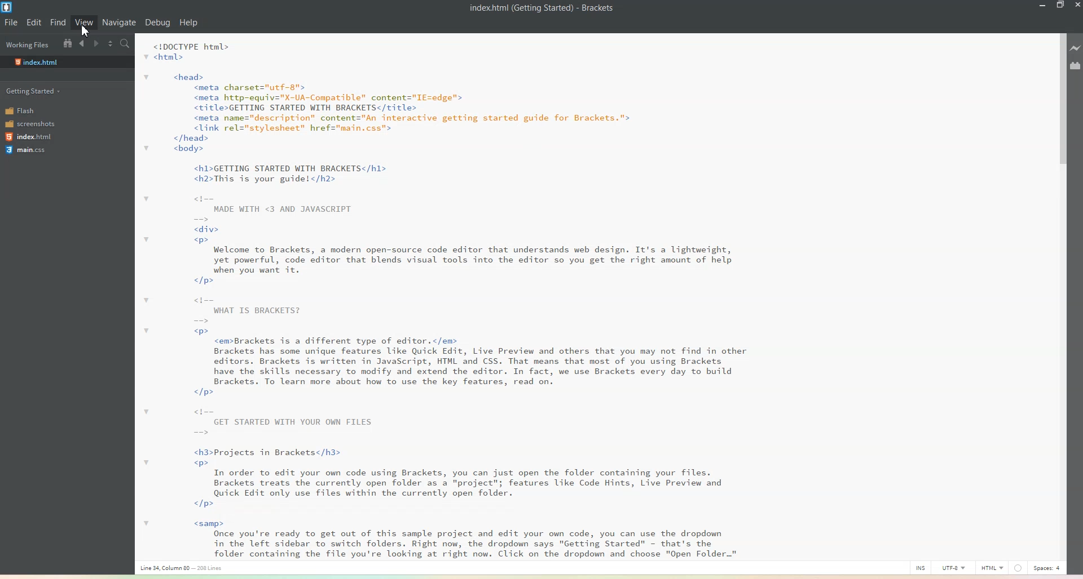 Image resolution: width=1083 pixels, height=579 pixels. Describe the element at coordinates (157, 23) in the screenshot. I see `Debug` at that location.